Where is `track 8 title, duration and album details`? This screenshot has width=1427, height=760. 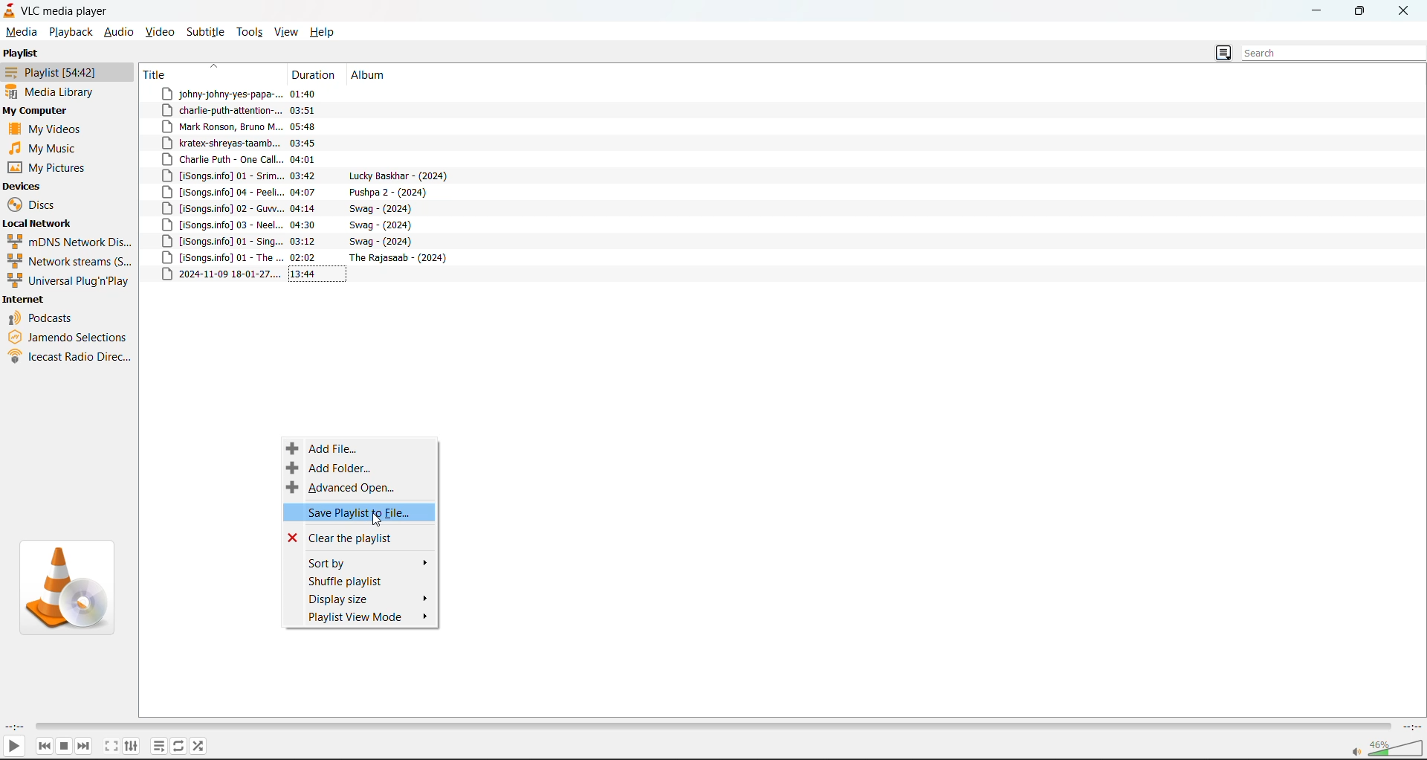
track 8 title, duration and album details is located at coordinates (289, 208).